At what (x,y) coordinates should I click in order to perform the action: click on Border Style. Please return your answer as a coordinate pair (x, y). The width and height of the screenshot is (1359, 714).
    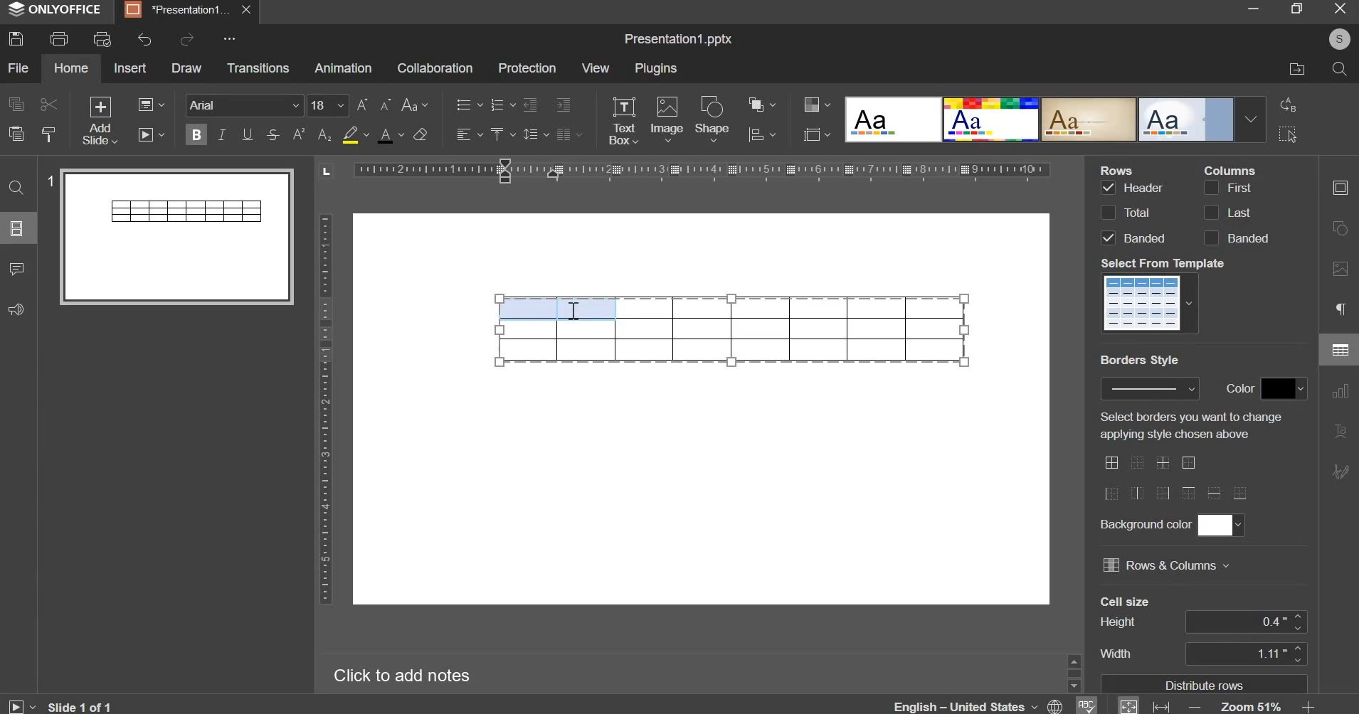
    Looking at the image, I should click on (1140, 361).